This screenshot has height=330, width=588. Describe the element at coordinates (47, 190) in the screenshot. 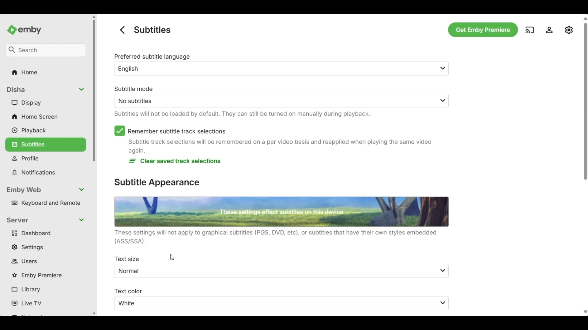

I see `Collapse Emby web` at that location.